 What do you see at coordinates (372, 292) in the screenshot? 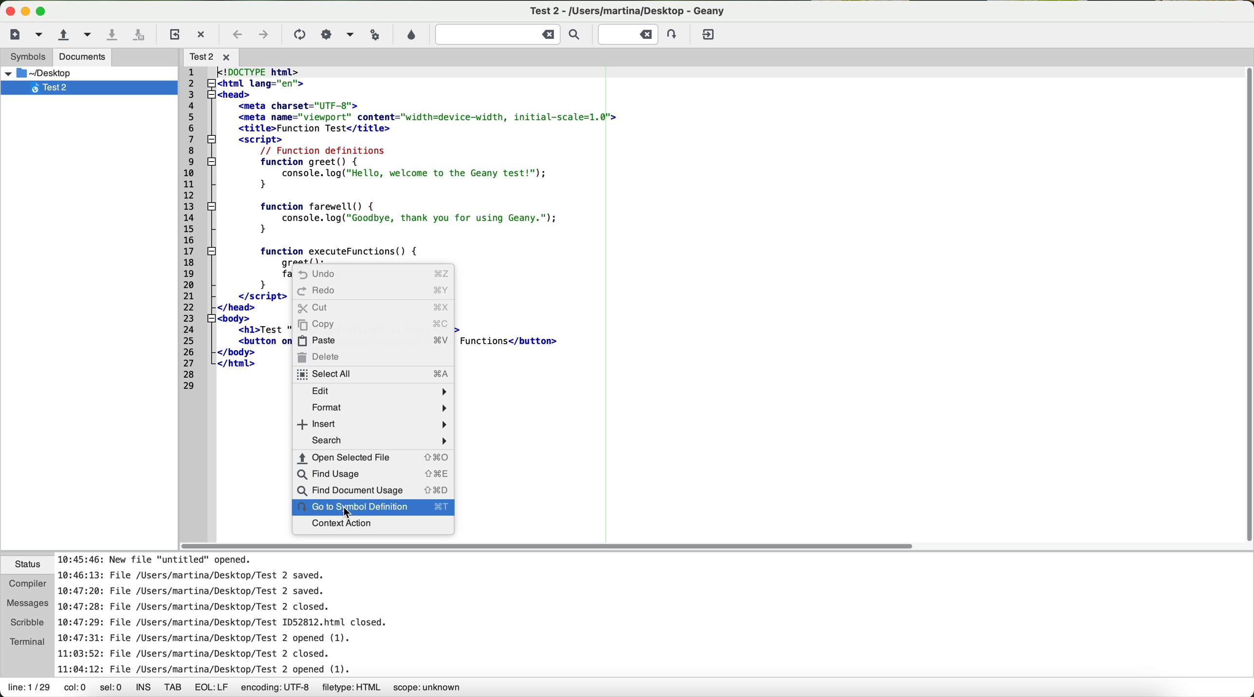
I see `redo` at bounding box center [372, 292].